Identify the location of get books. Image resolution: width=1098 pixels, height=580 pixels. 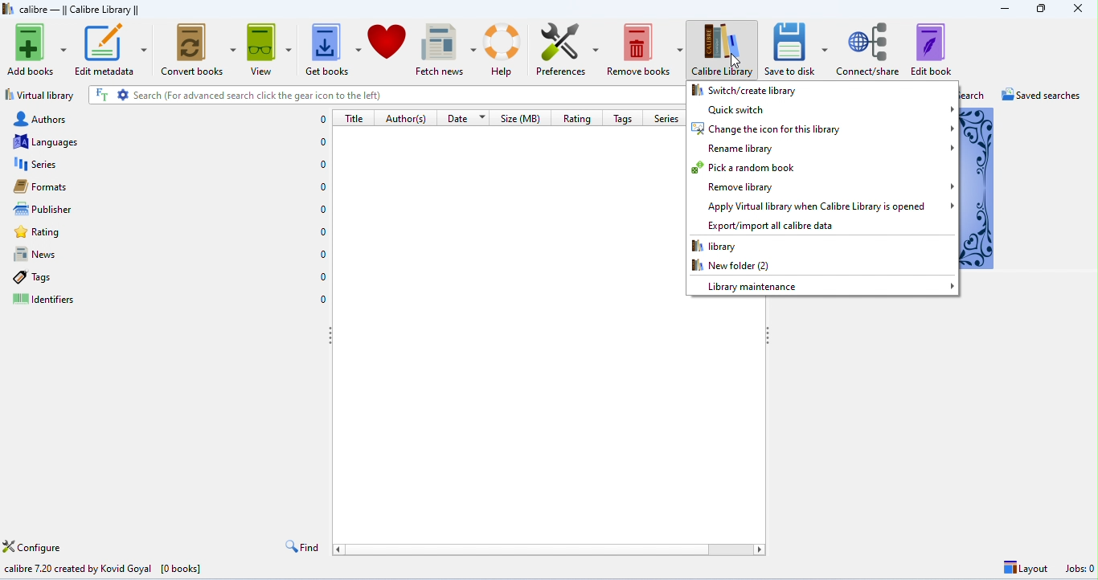
(334, 49).